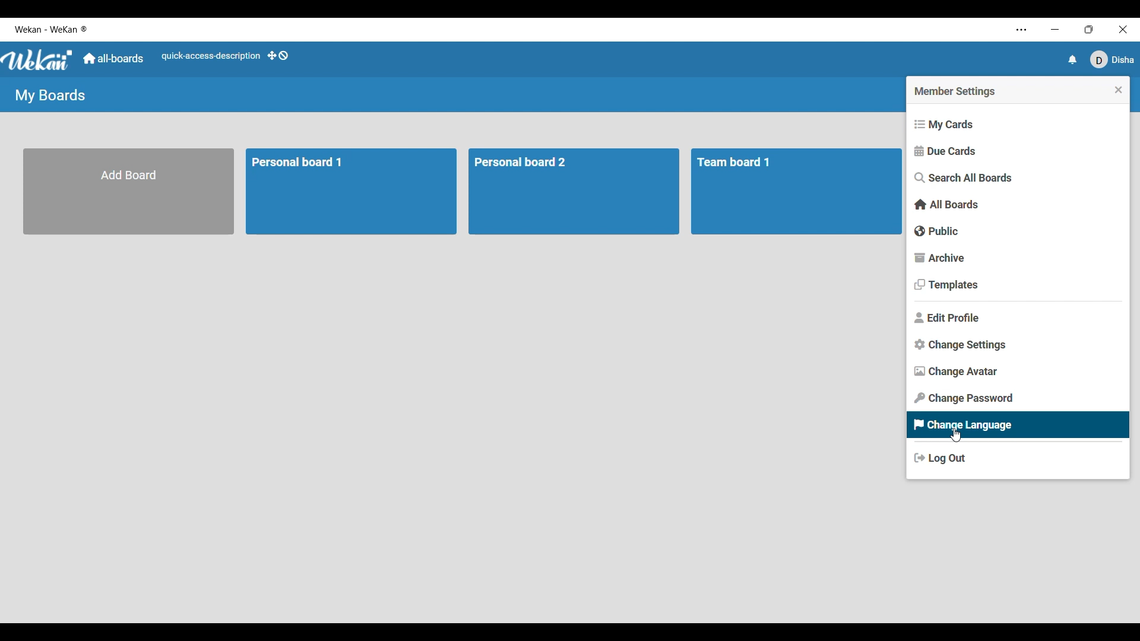 This screenshot has width=1140, height=641. I want to click on Edit profile, so click(1018, 318).